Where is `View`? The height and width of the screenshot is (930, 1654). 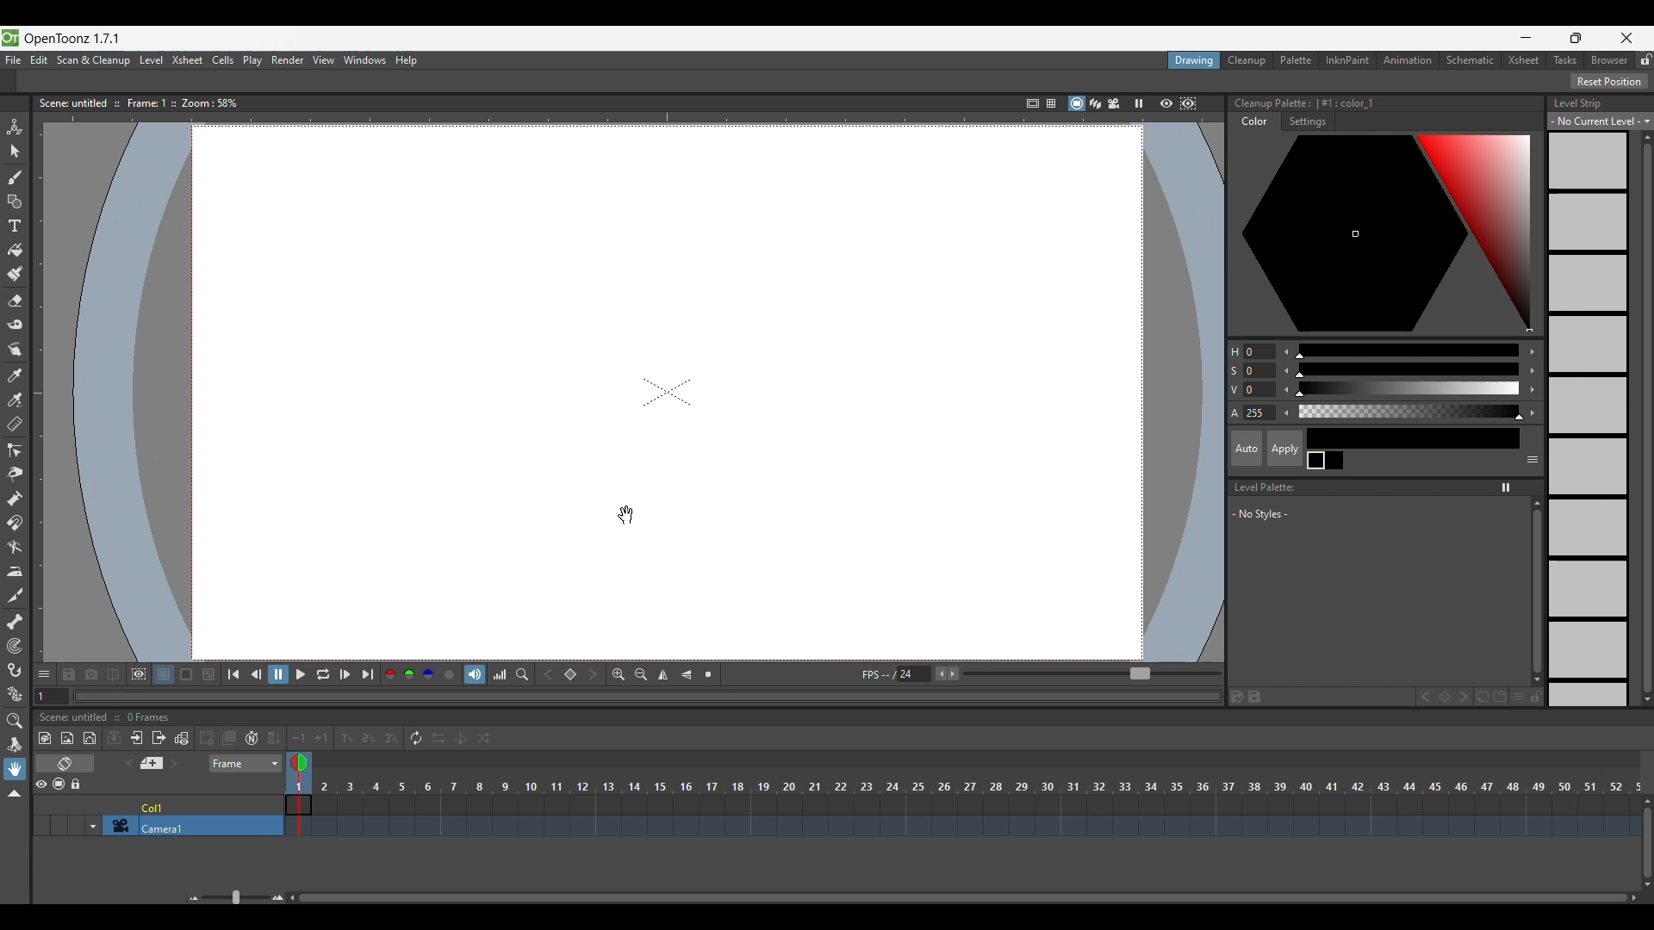
View is located at coordinates (324, 60).